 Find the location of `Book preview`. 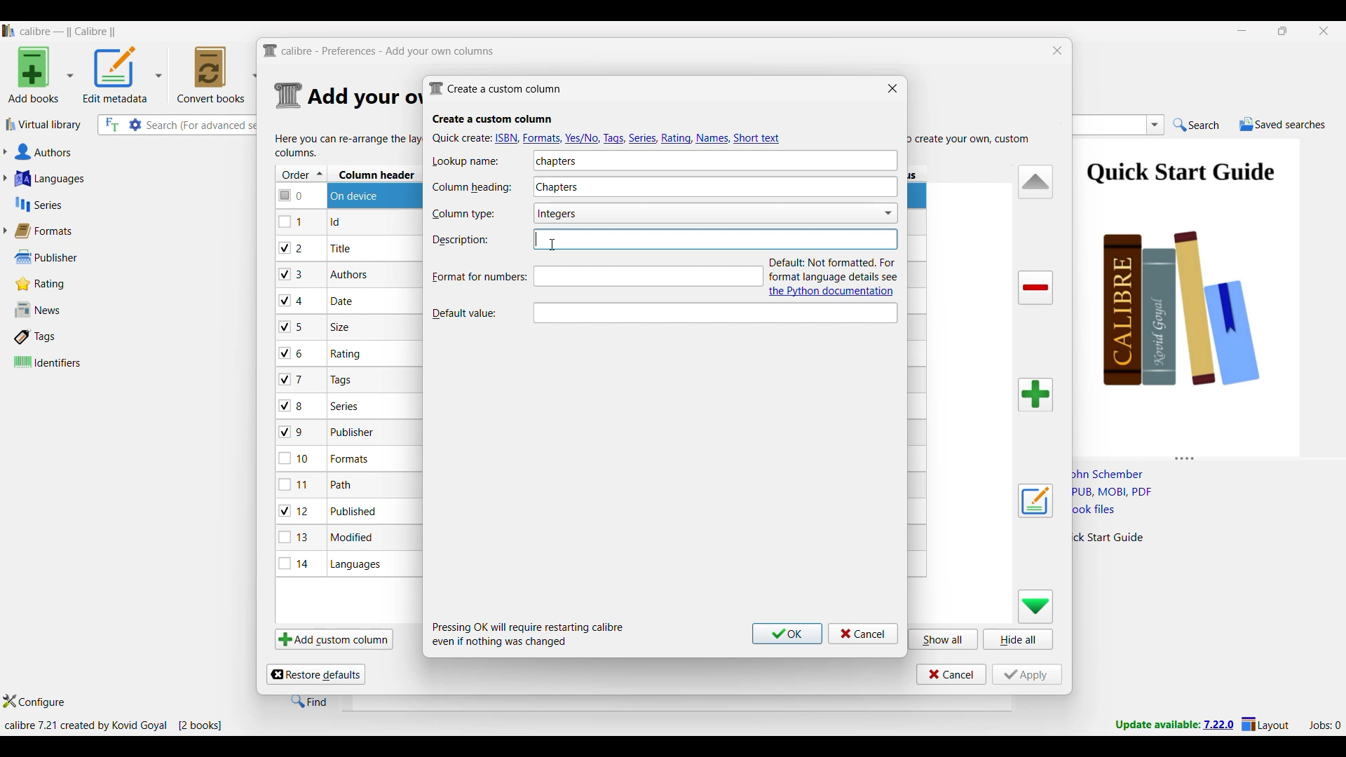

Book preview is located at coordinates (1204, 292).